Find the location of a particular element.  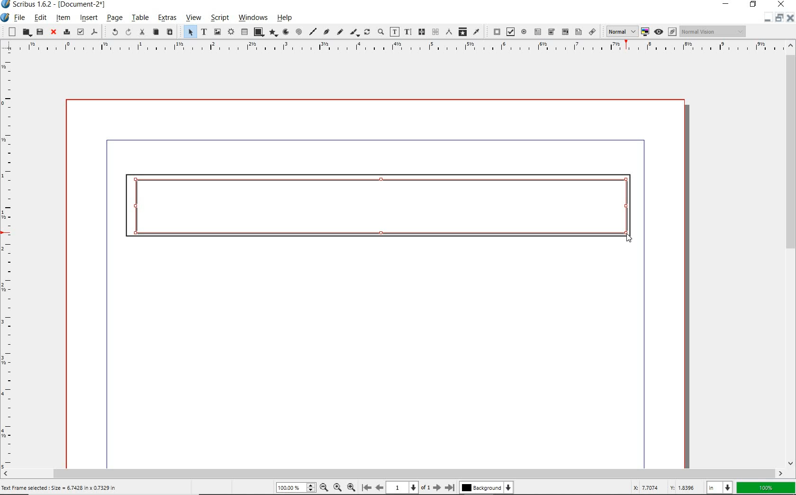

zoom level is located at coordinates (295, 488).